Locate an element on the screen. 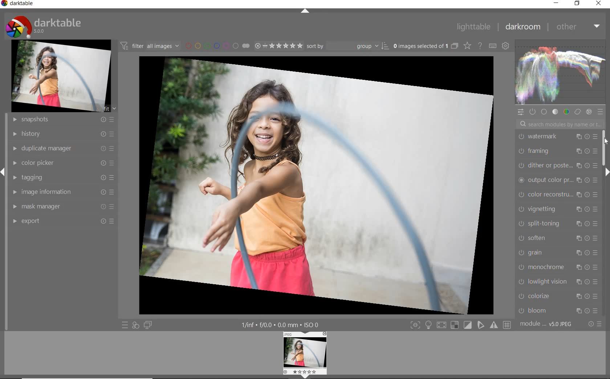  scrollbar is located at coordinates (606, 147).